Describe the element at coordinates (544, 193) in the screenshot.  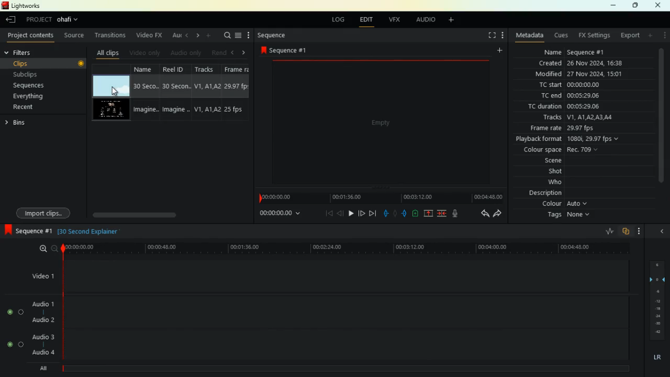
I see `description` at that location.